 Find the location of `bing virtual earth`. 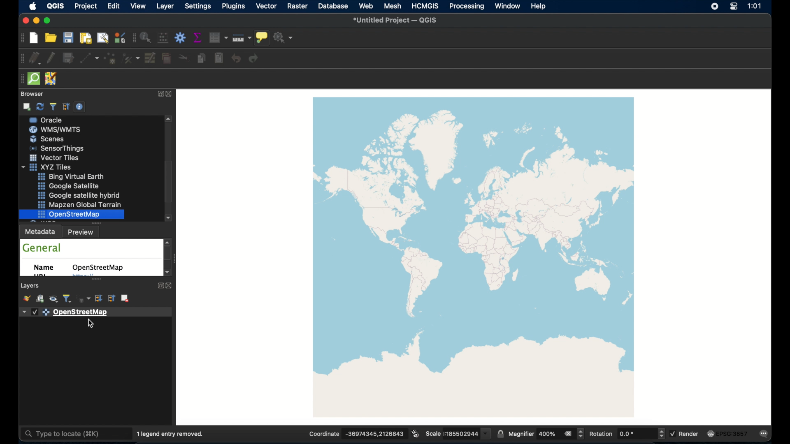

bing virtual earth is located at coordinates (82, 205).